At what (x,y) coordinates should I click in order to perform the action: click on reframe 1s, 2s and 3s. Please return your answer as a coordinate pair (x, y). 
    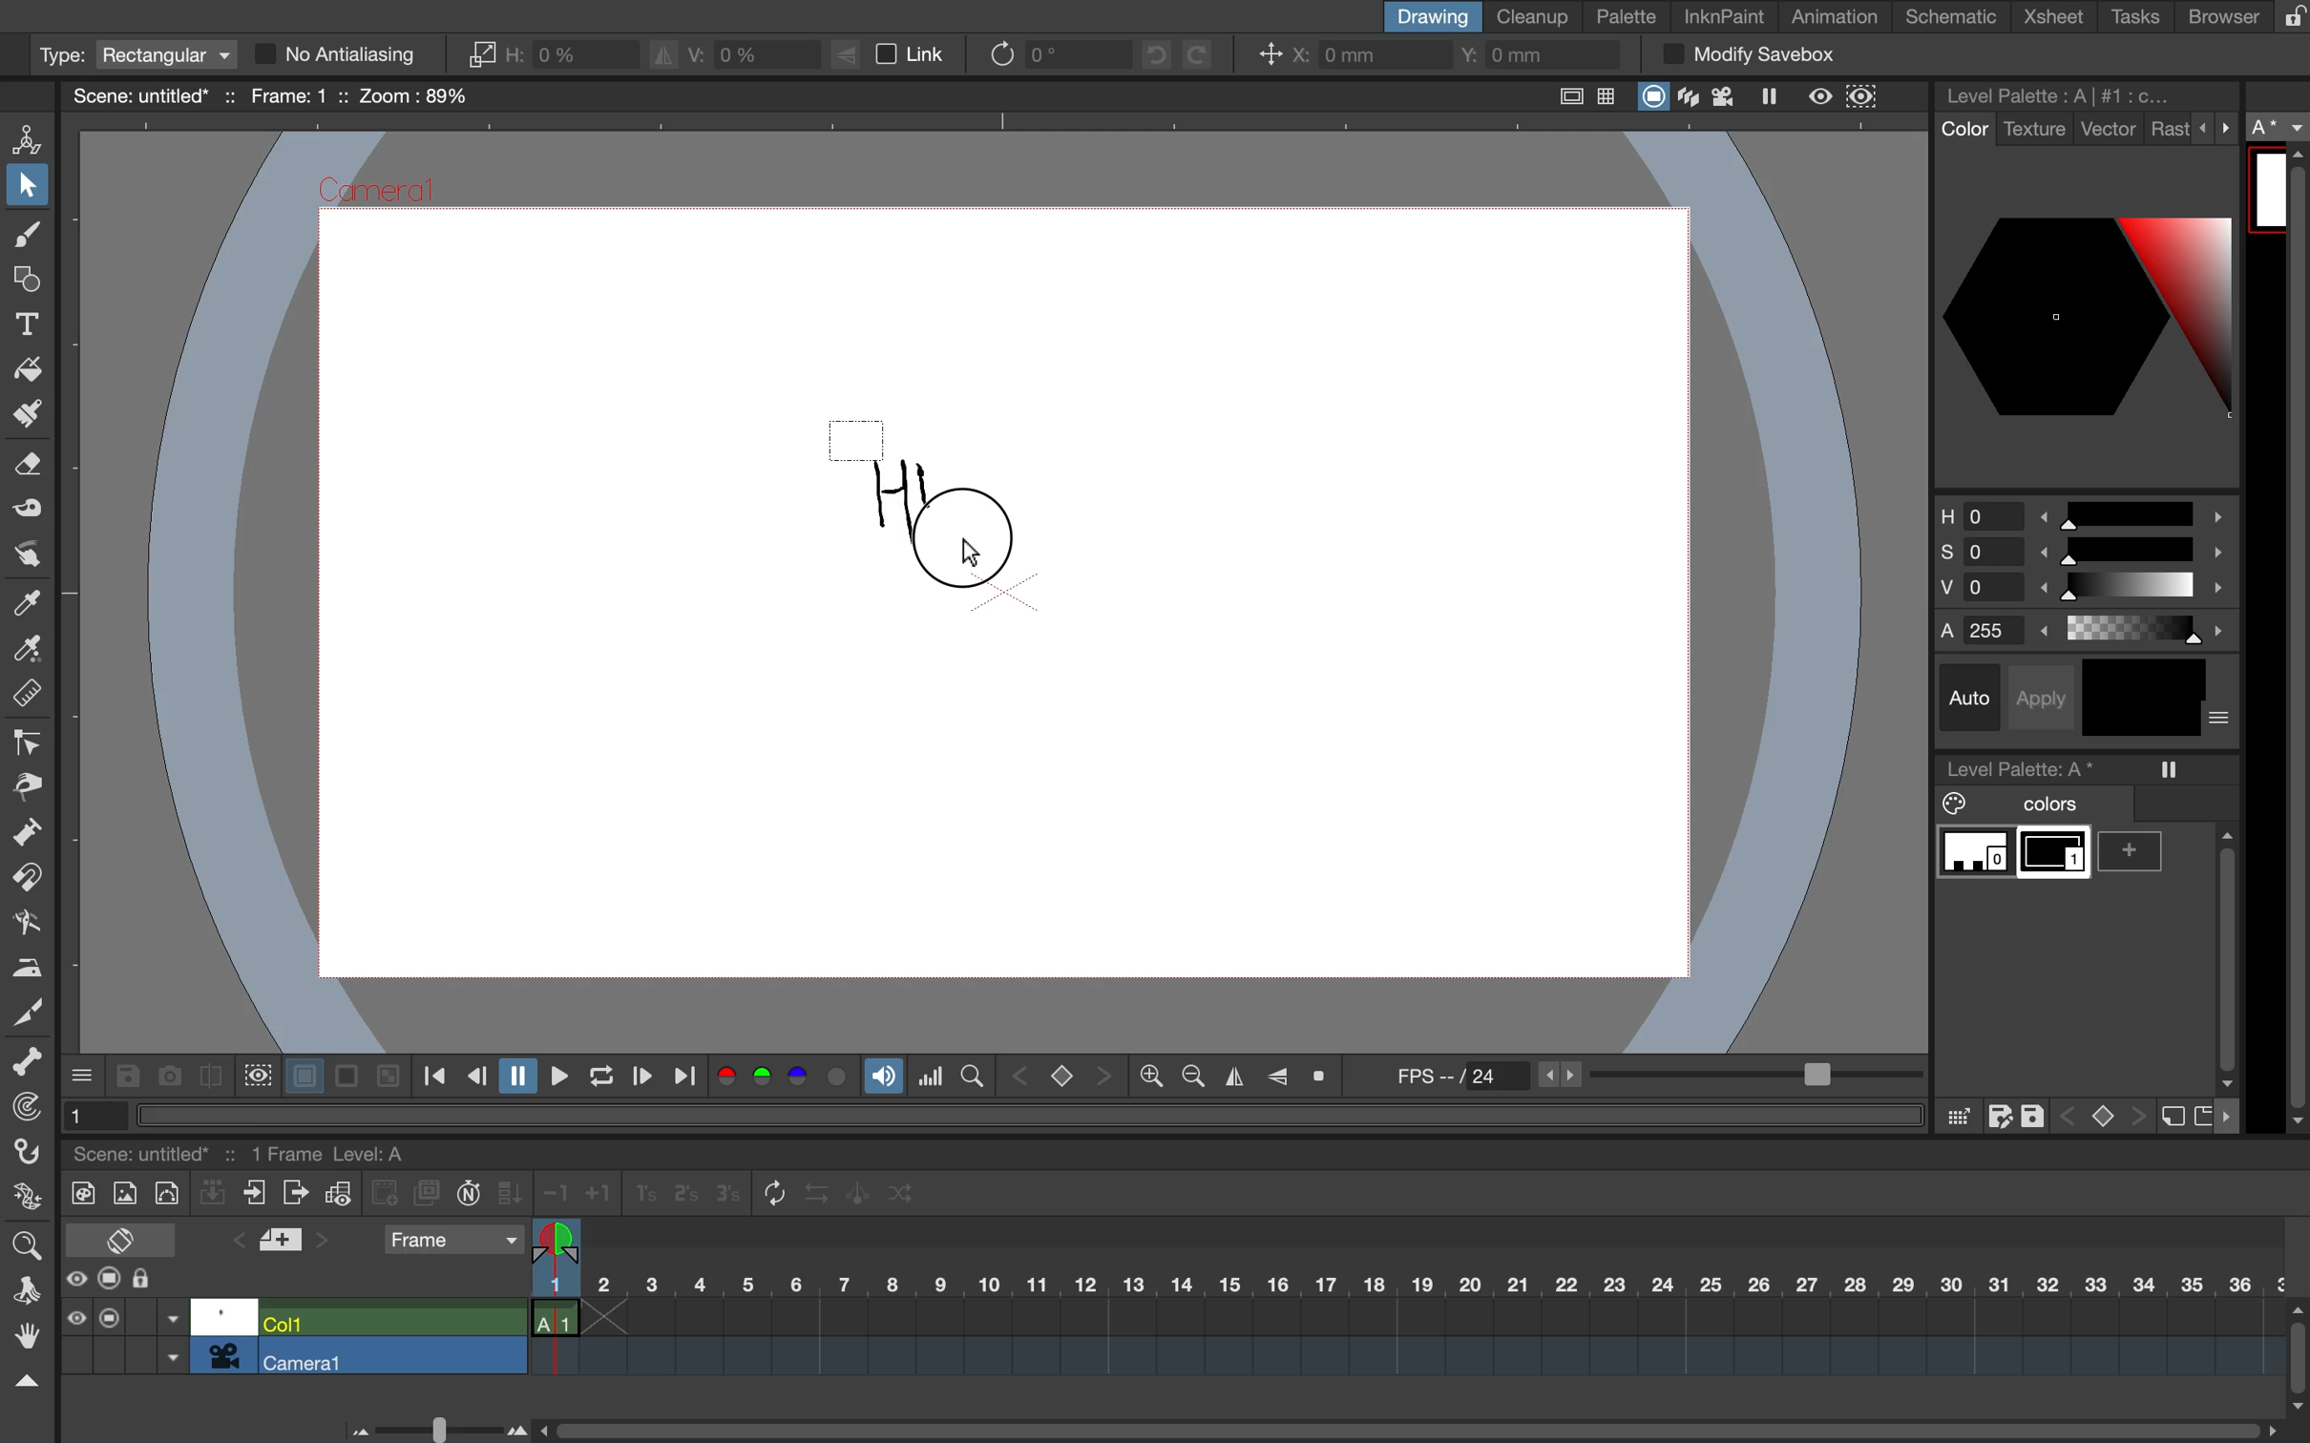
    Looking at the image, I should click on (673, 1195).